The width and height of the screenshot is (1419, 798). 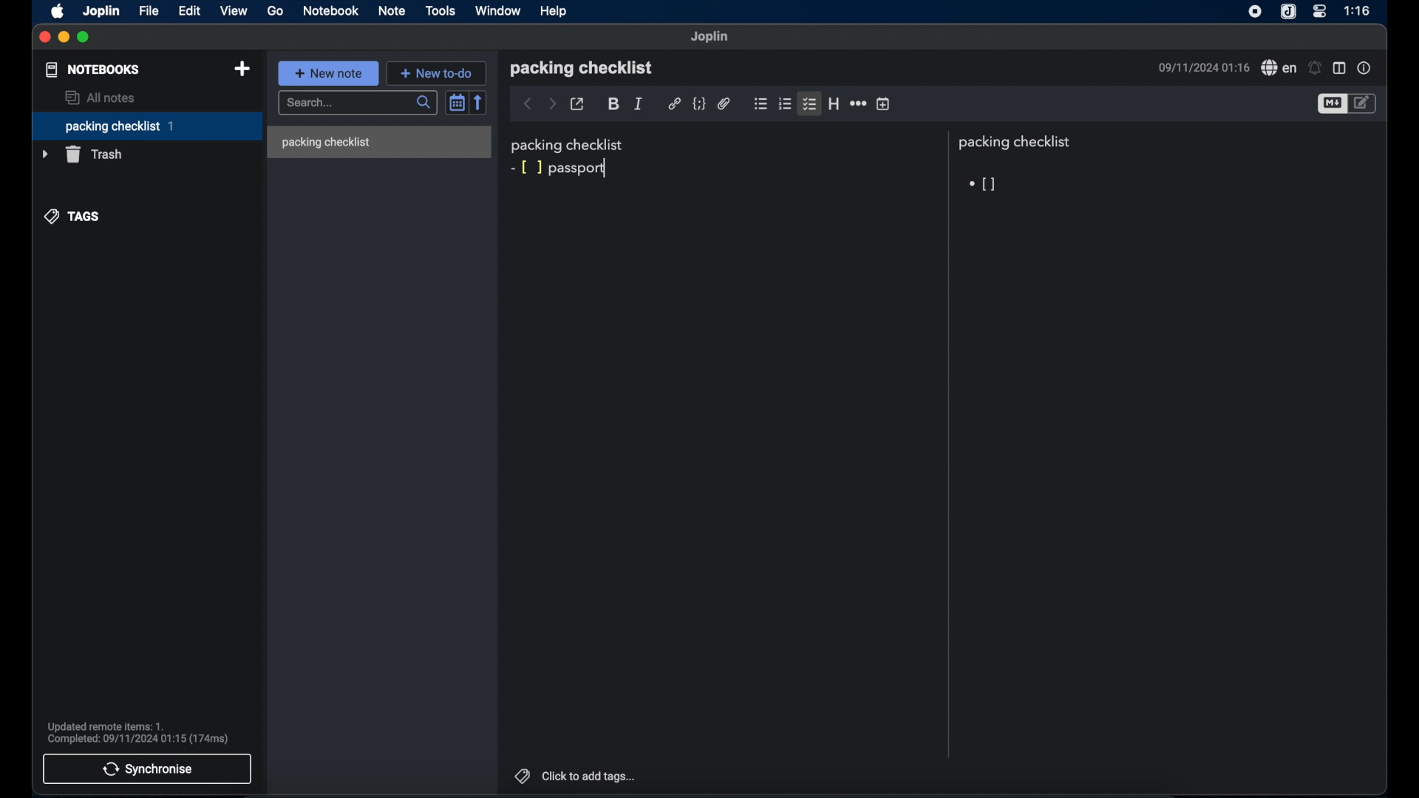 I want to click on packing checklist, so click(x=325, y=143).